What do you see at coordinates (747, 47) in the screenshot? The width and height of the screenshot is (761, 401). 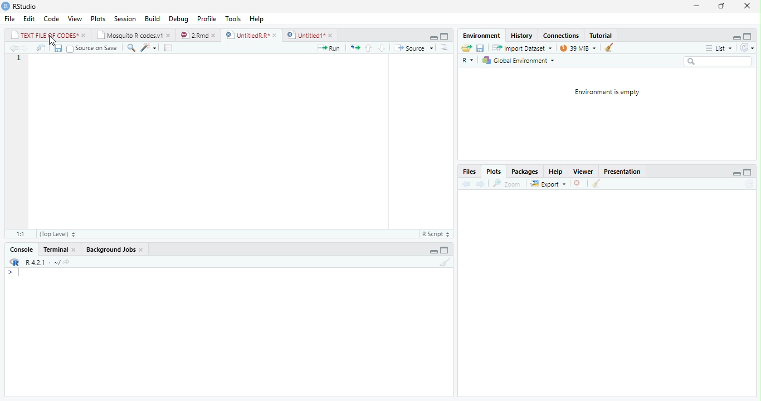 I see `Refresh` at bounding box center [747, 47].